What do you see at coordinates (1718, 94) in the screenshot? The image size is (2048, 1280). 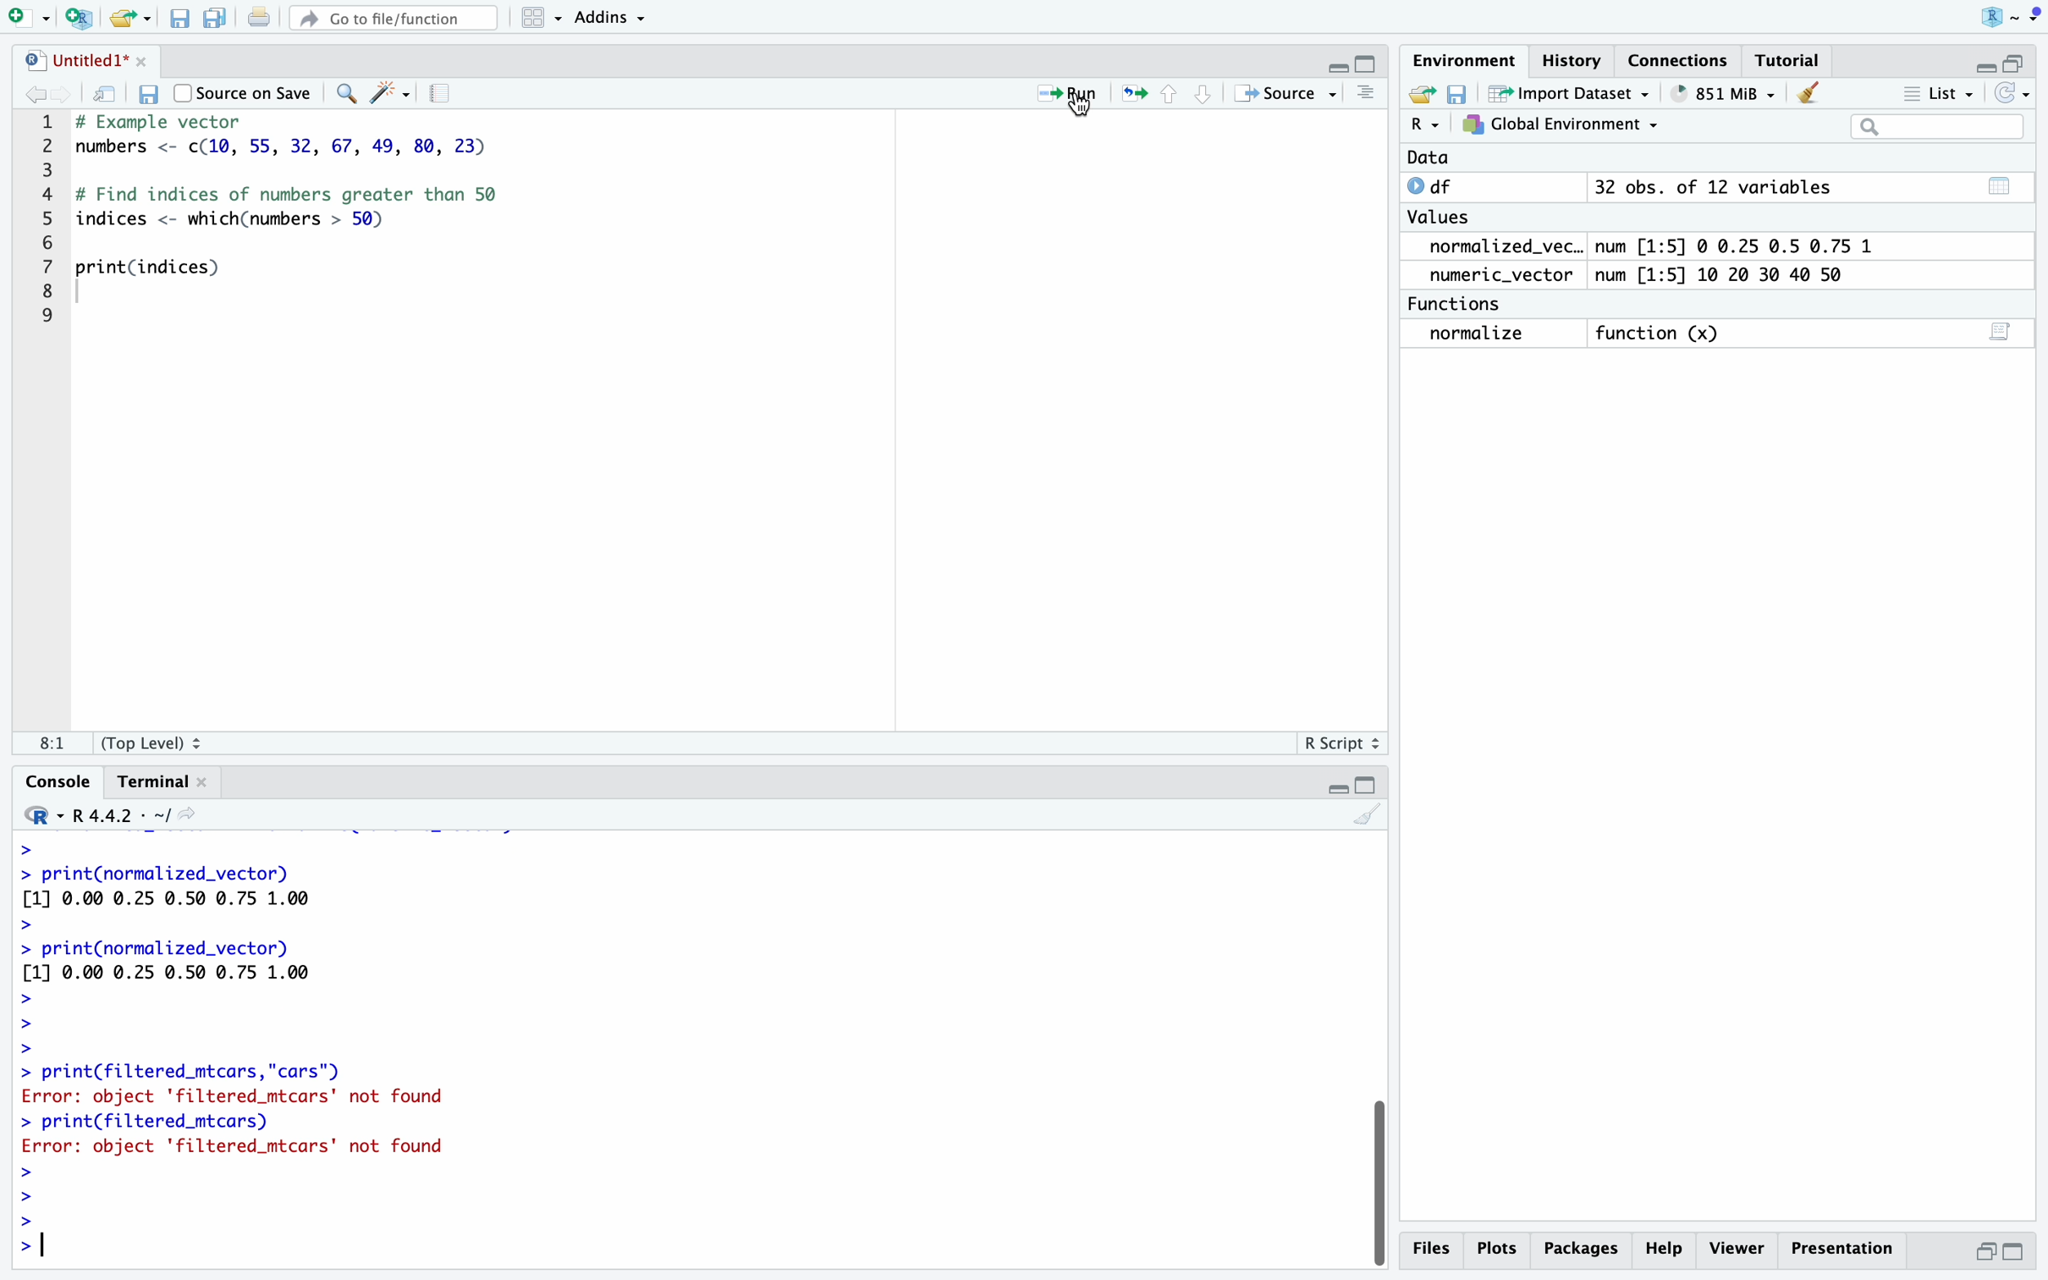 I see ` 284 MiB ` at bounding box center [1718, 94].